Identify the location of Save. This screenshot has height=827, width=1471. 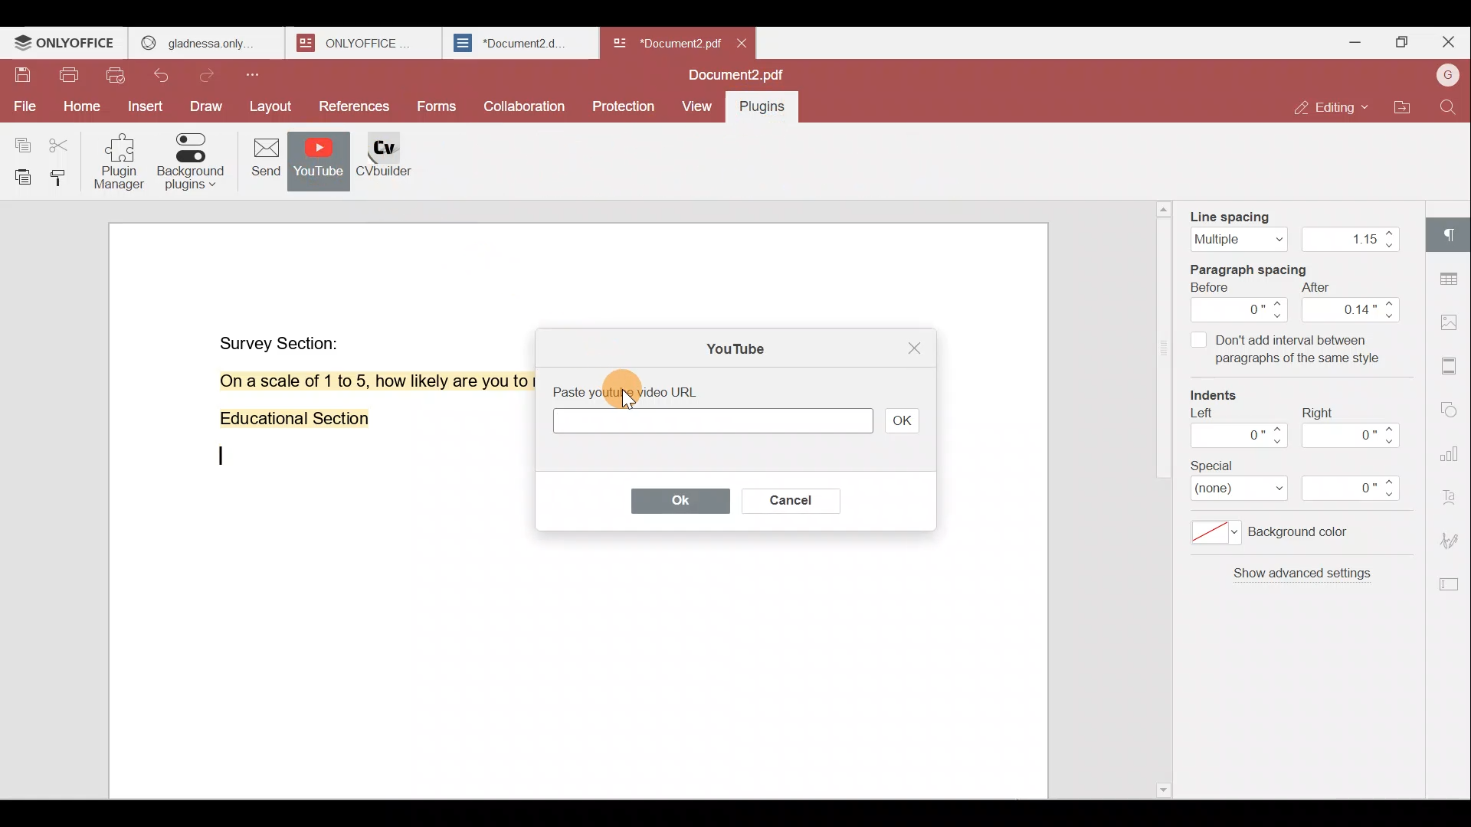
(22, 79).